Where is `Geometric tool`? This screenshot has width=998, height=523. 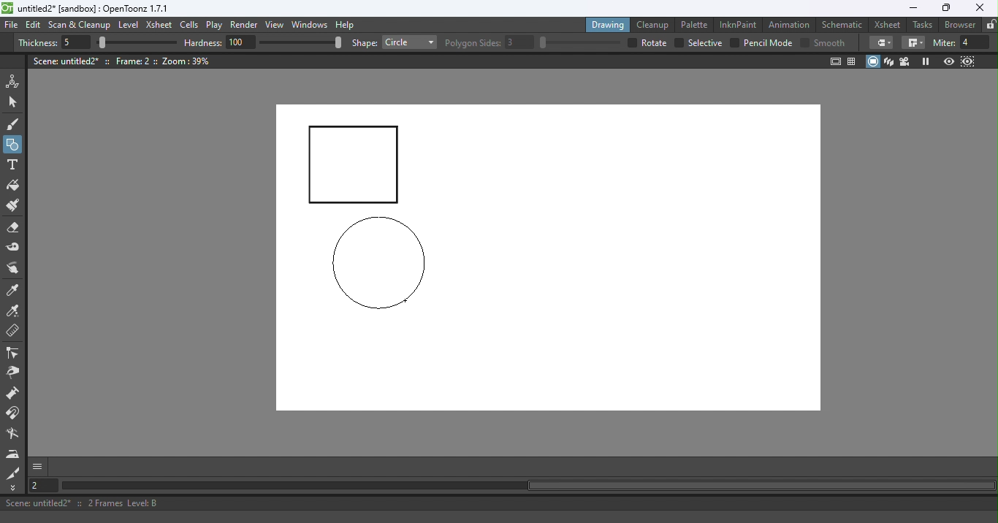
Geometric tool is located at coordinates (14, 145).